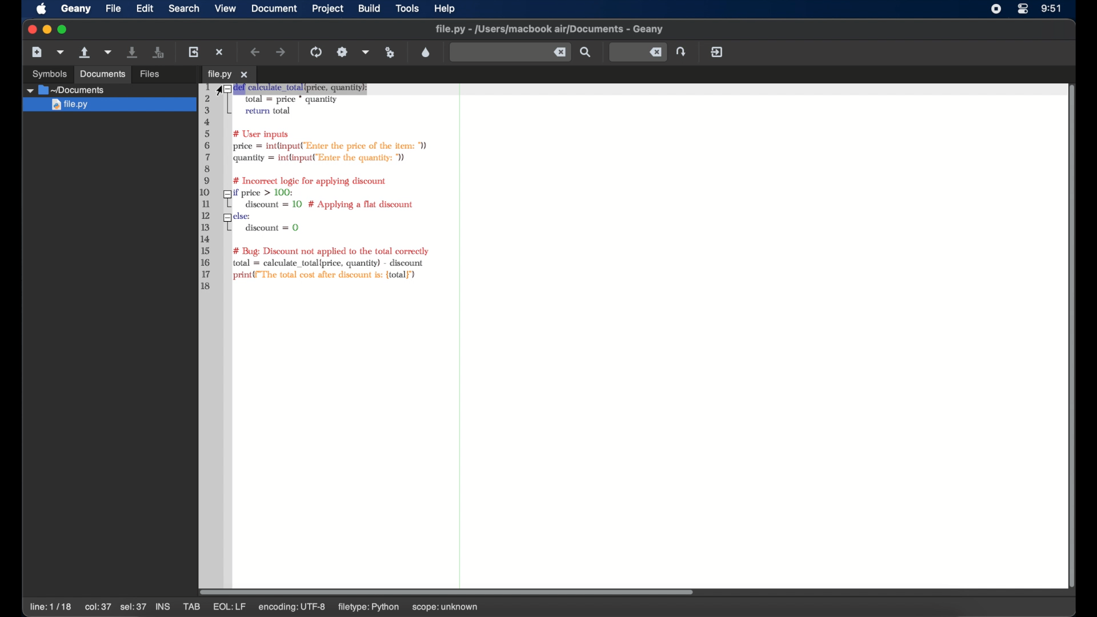 The width and height of the screenshot is (1097, 617). I want to click on filetype: python, so click(369, 608).